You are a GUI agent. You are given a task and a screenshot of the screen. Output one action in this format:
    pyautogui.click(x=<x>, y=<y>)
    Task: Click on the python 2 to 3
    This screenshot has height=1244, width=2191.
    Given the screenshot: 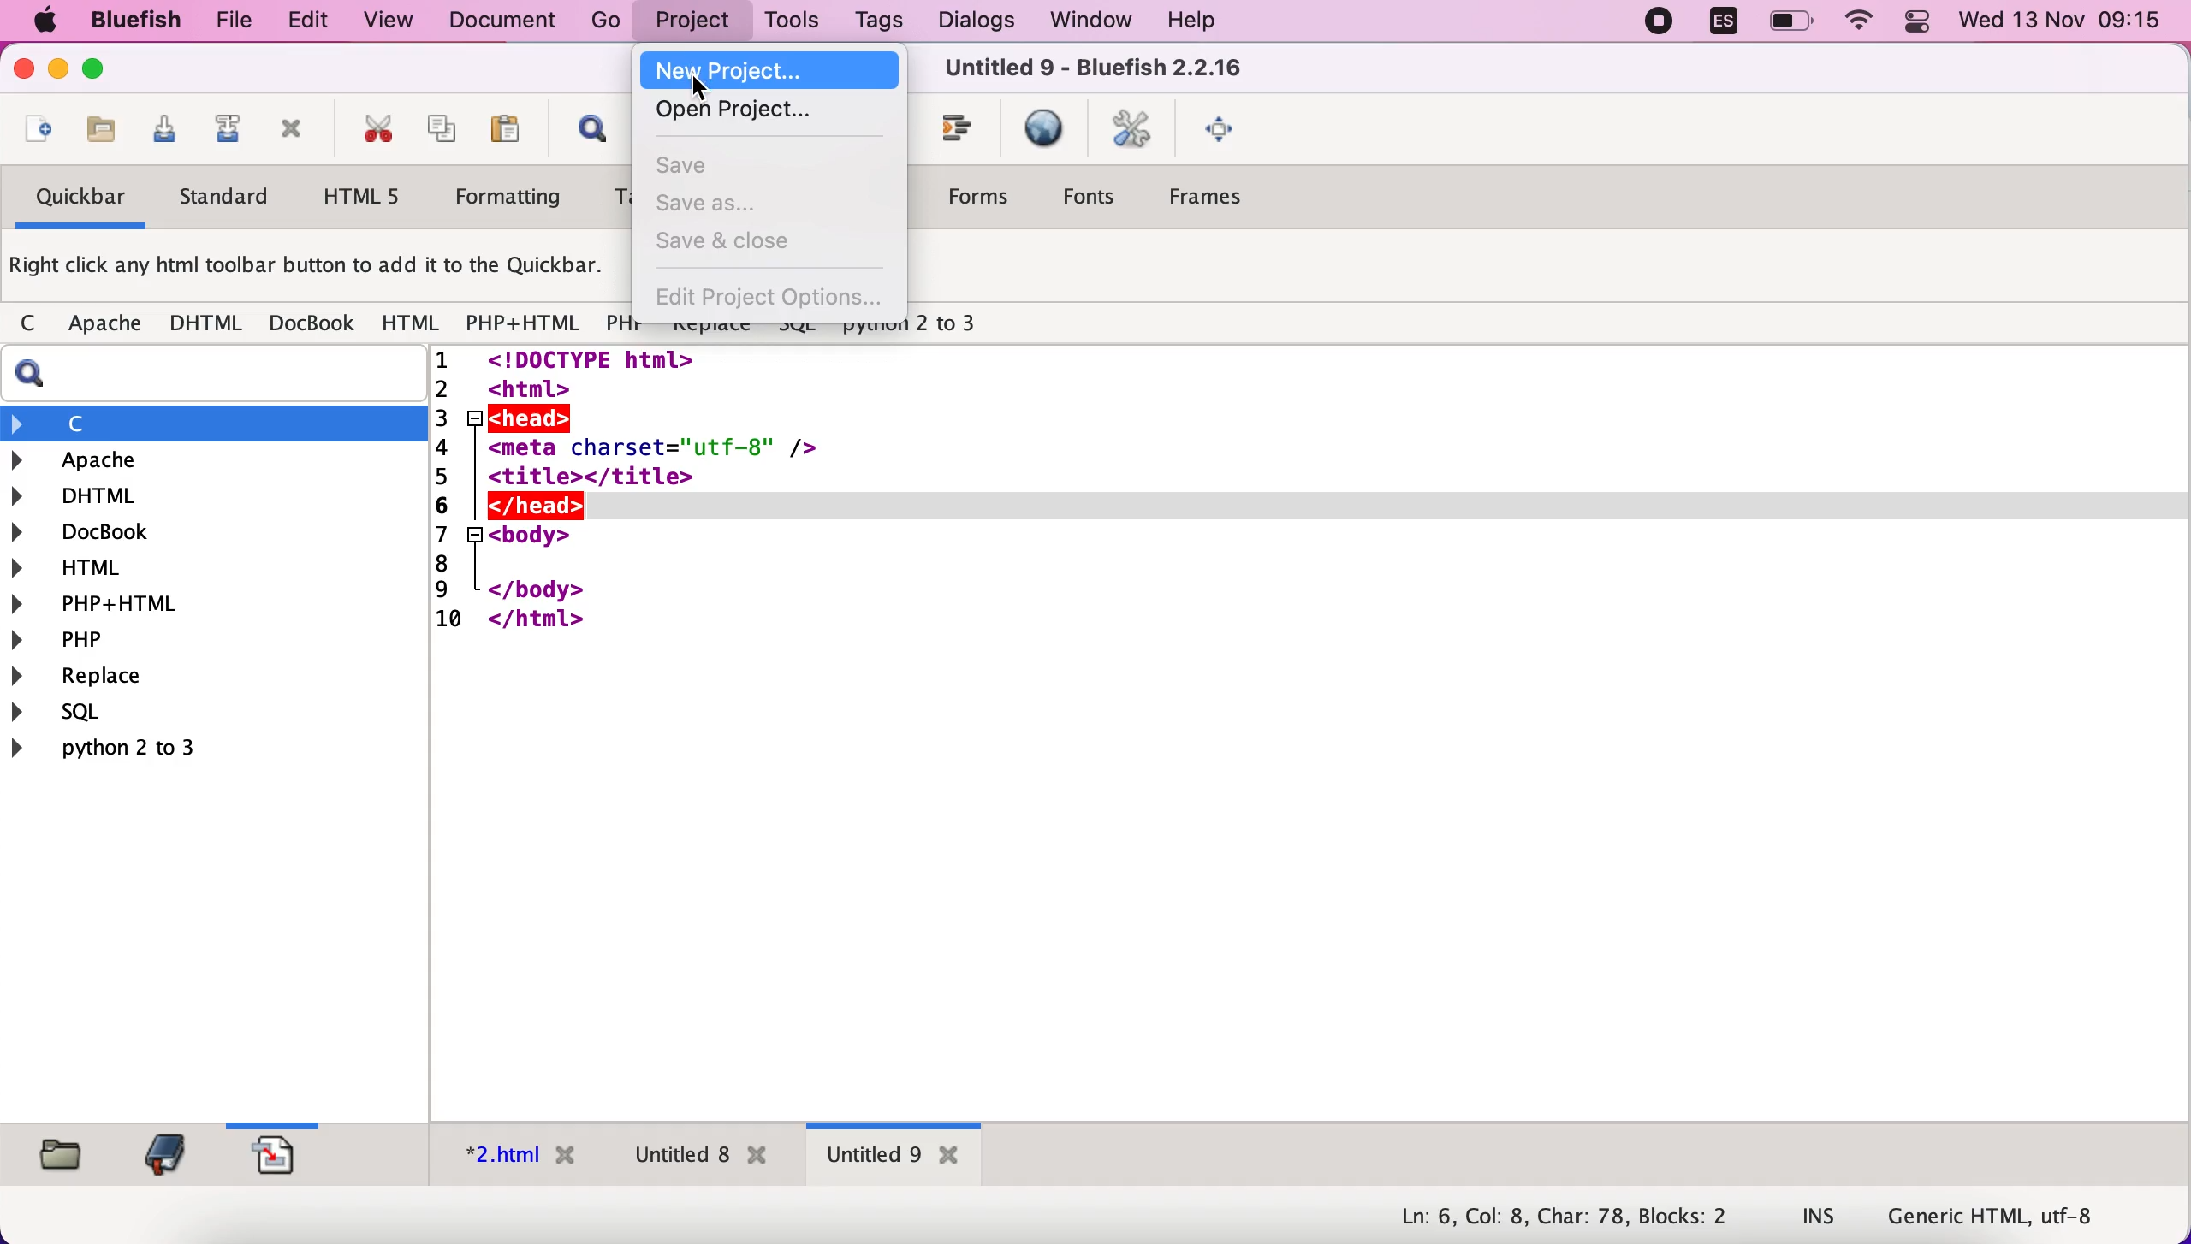 What is the action you would take?
    pyautogui.click(x=133, y=748)
    